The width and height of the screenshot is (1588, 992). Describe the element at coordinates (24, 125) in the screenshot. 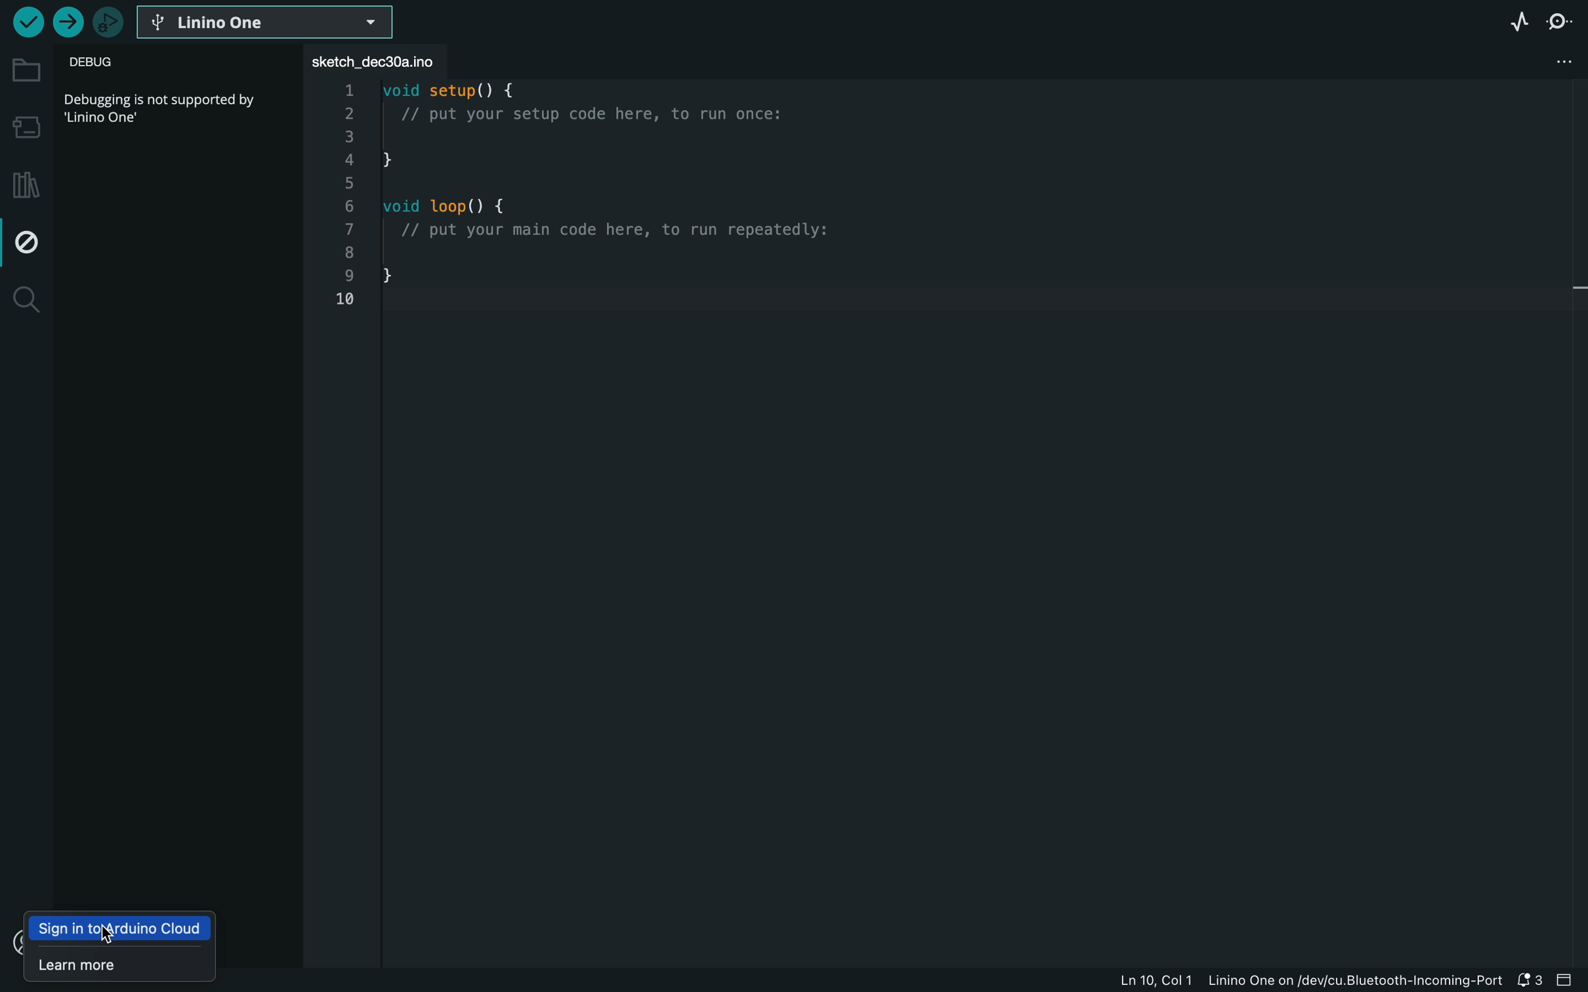

I see `board manager` at that location.